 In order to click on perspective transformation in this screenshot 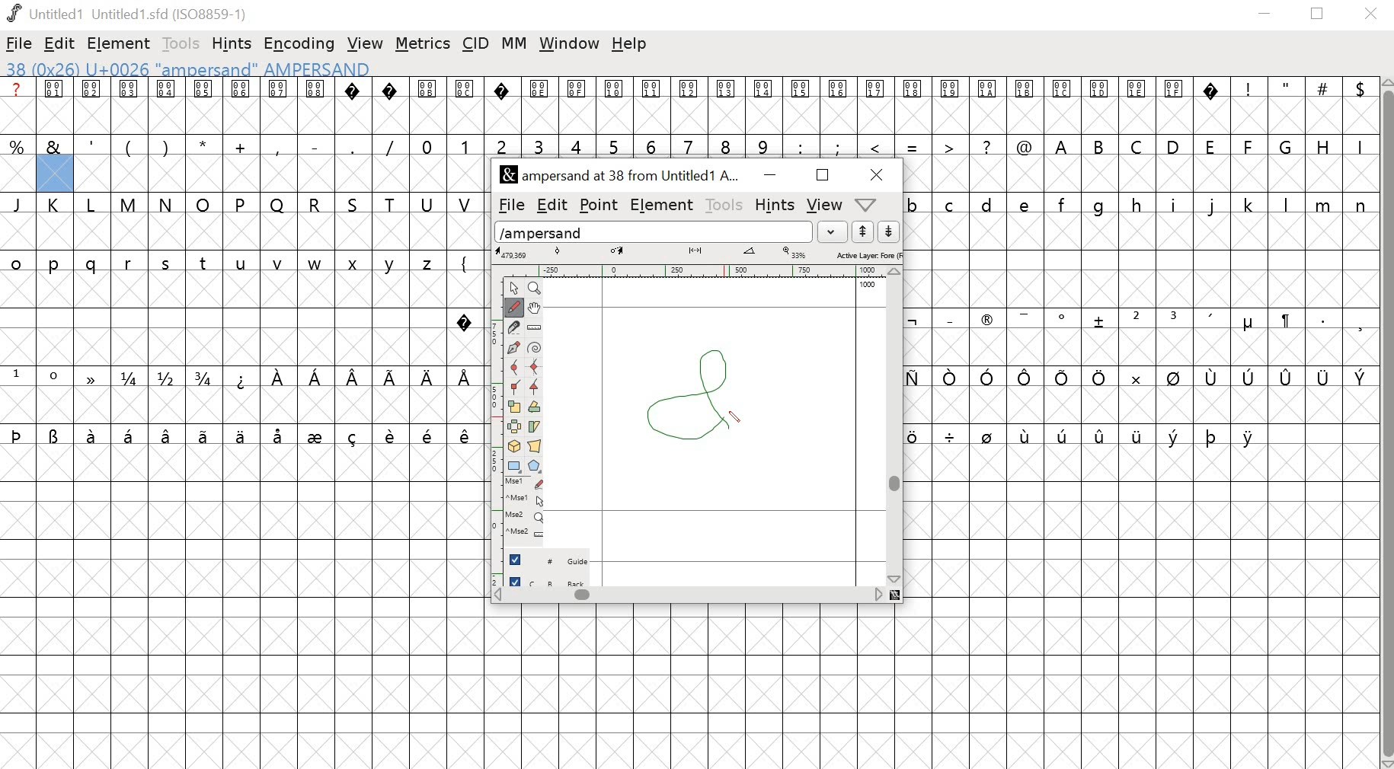, I will do `click(536, 446)`.